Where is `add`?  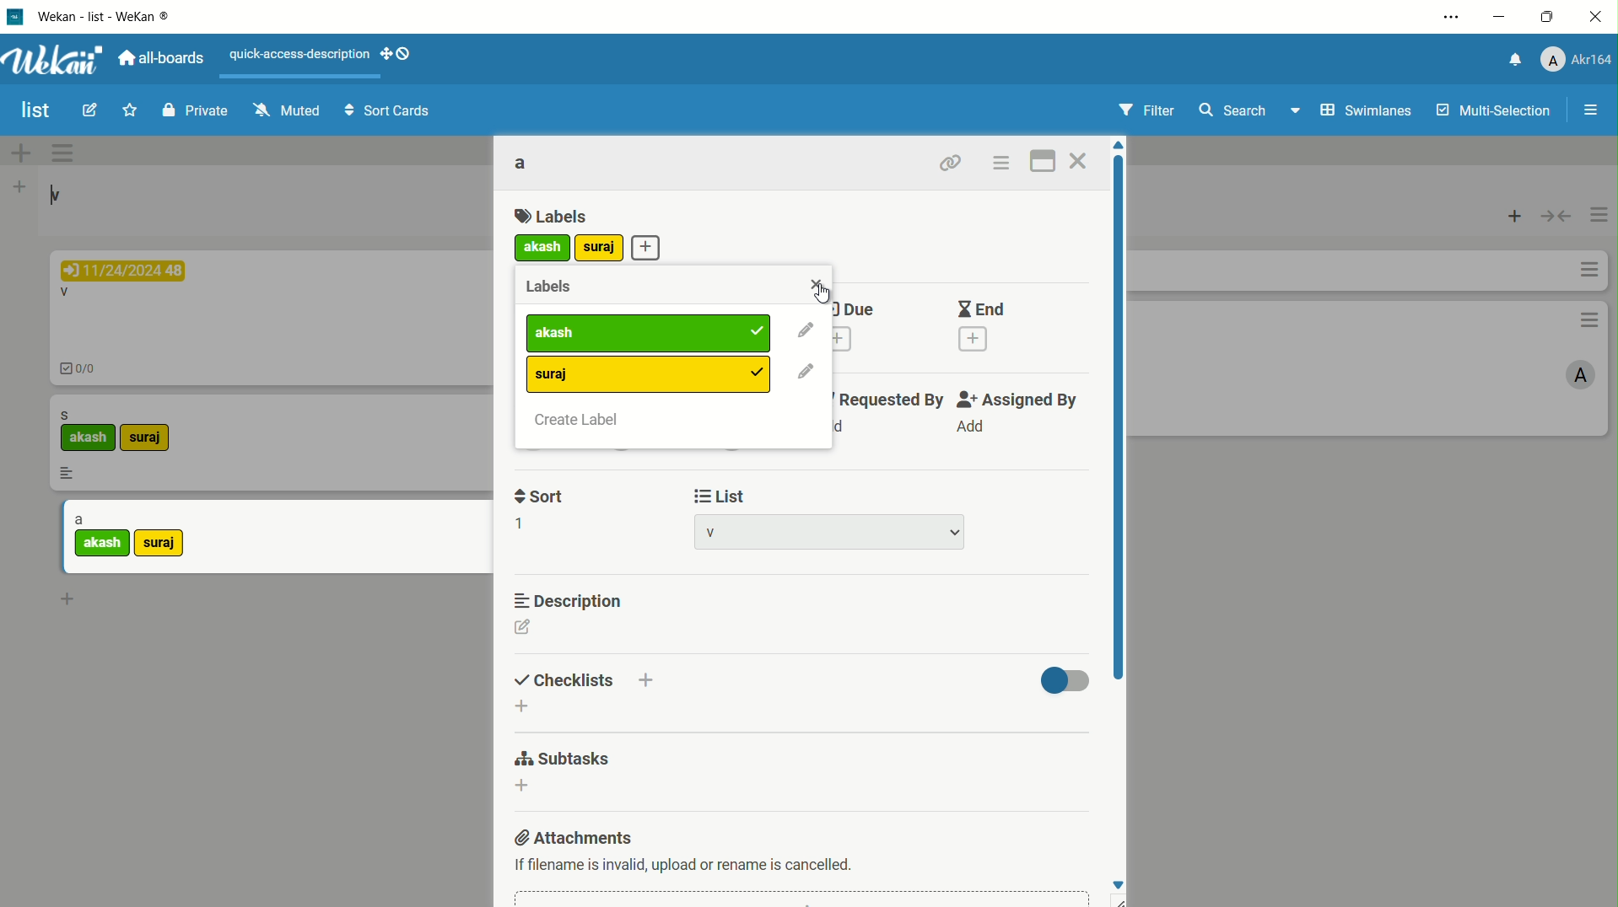 add is located at coordinates (17, 153).